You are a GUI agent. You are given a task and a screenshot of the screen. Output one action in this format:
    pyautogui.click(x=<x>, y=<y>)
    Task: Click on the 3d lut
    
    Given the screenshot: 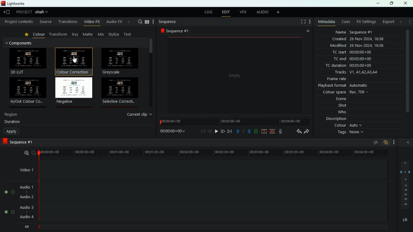 What is the action you would take?
    pyautogui.click(x=28, y=61)
    